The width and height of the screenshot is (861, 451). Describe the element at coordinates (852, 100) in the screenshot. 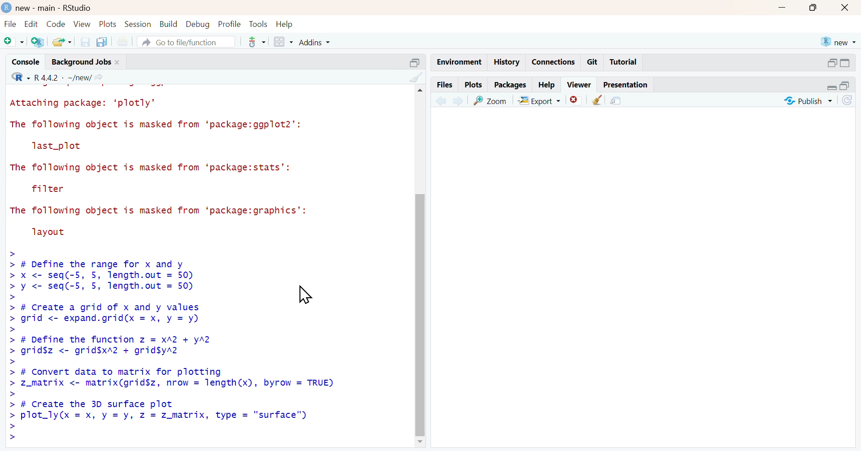

I see `refresh` at that location.